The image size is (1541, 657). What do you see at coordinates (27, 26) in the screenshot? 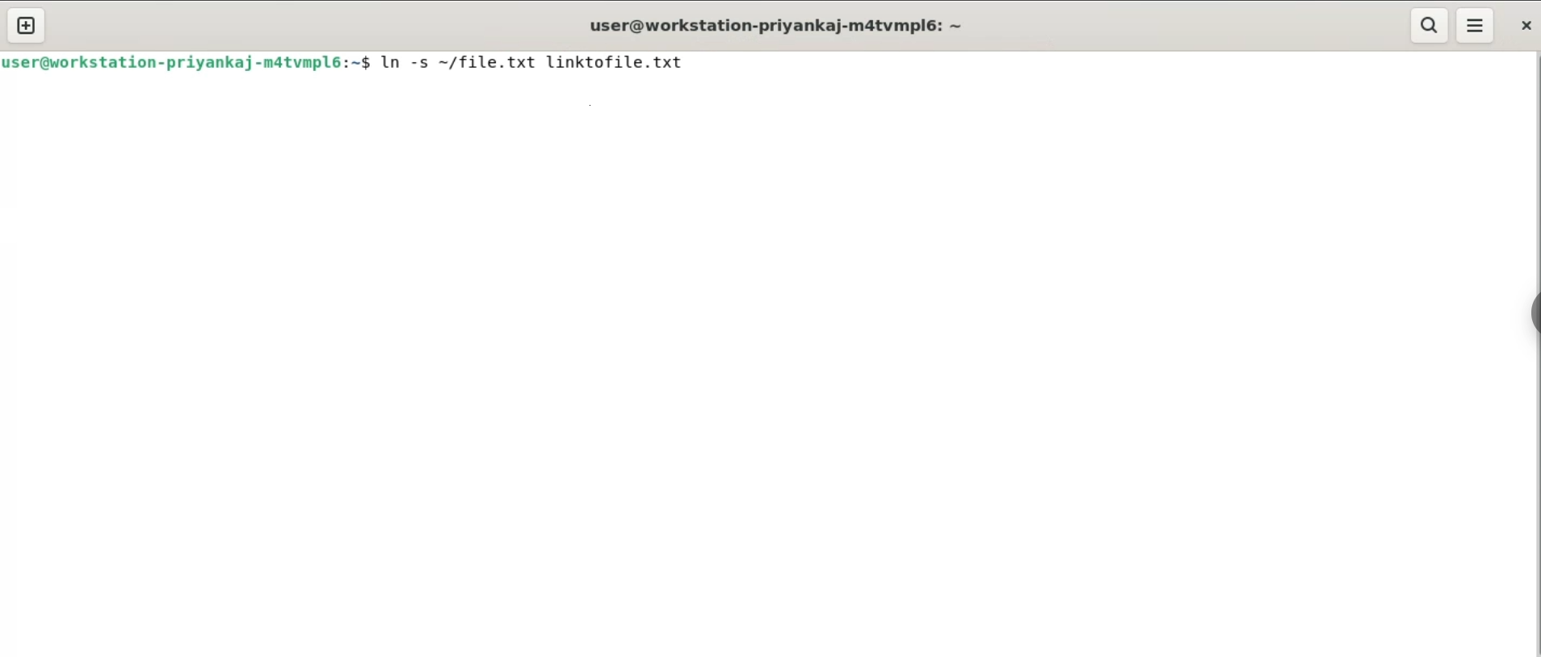
I see `new tab` at bounding box center [27, 26].